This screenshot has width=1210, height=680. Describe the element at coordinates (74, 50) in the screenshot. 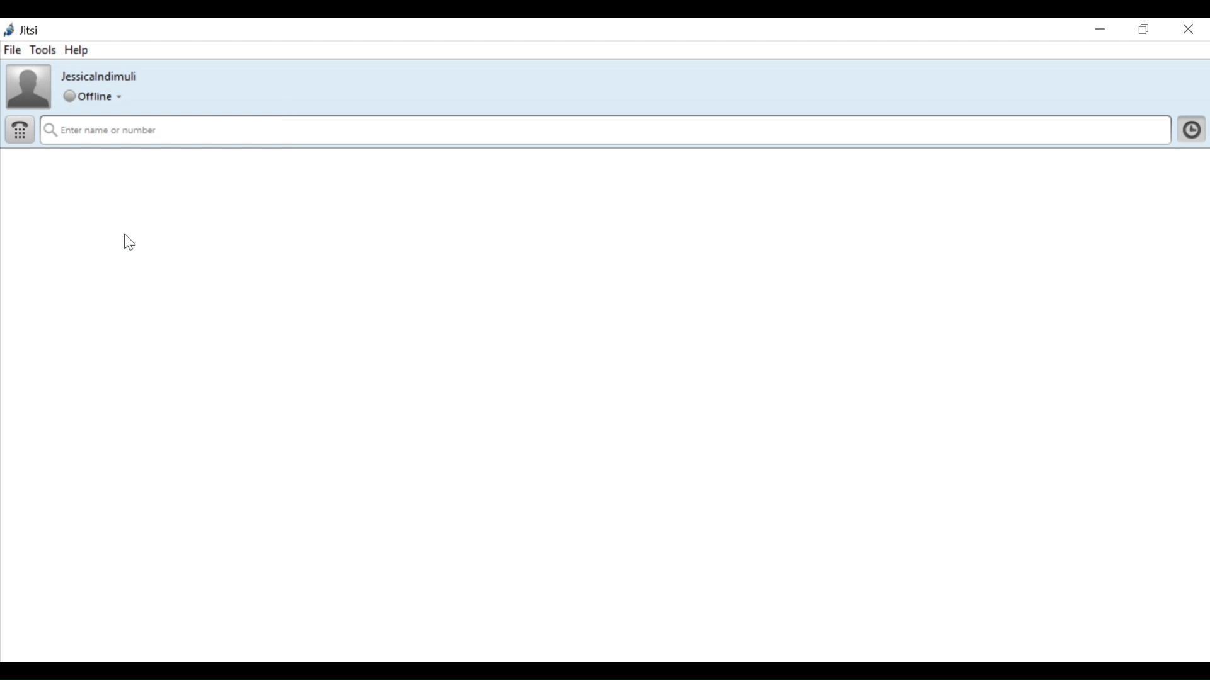

I see `Help` at that location.